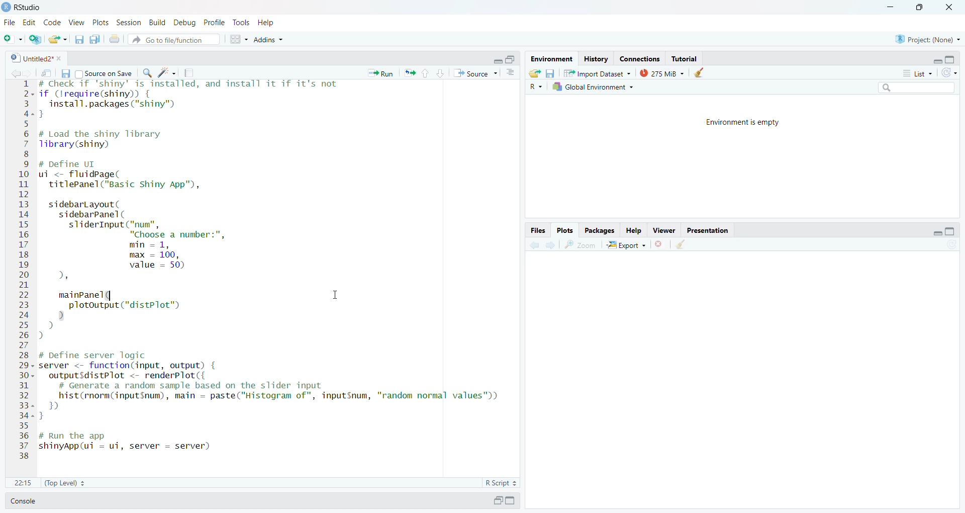 Image resolution: width=965 pixels, height=513 pixels. I want to click on open folder, so click(534, 73).